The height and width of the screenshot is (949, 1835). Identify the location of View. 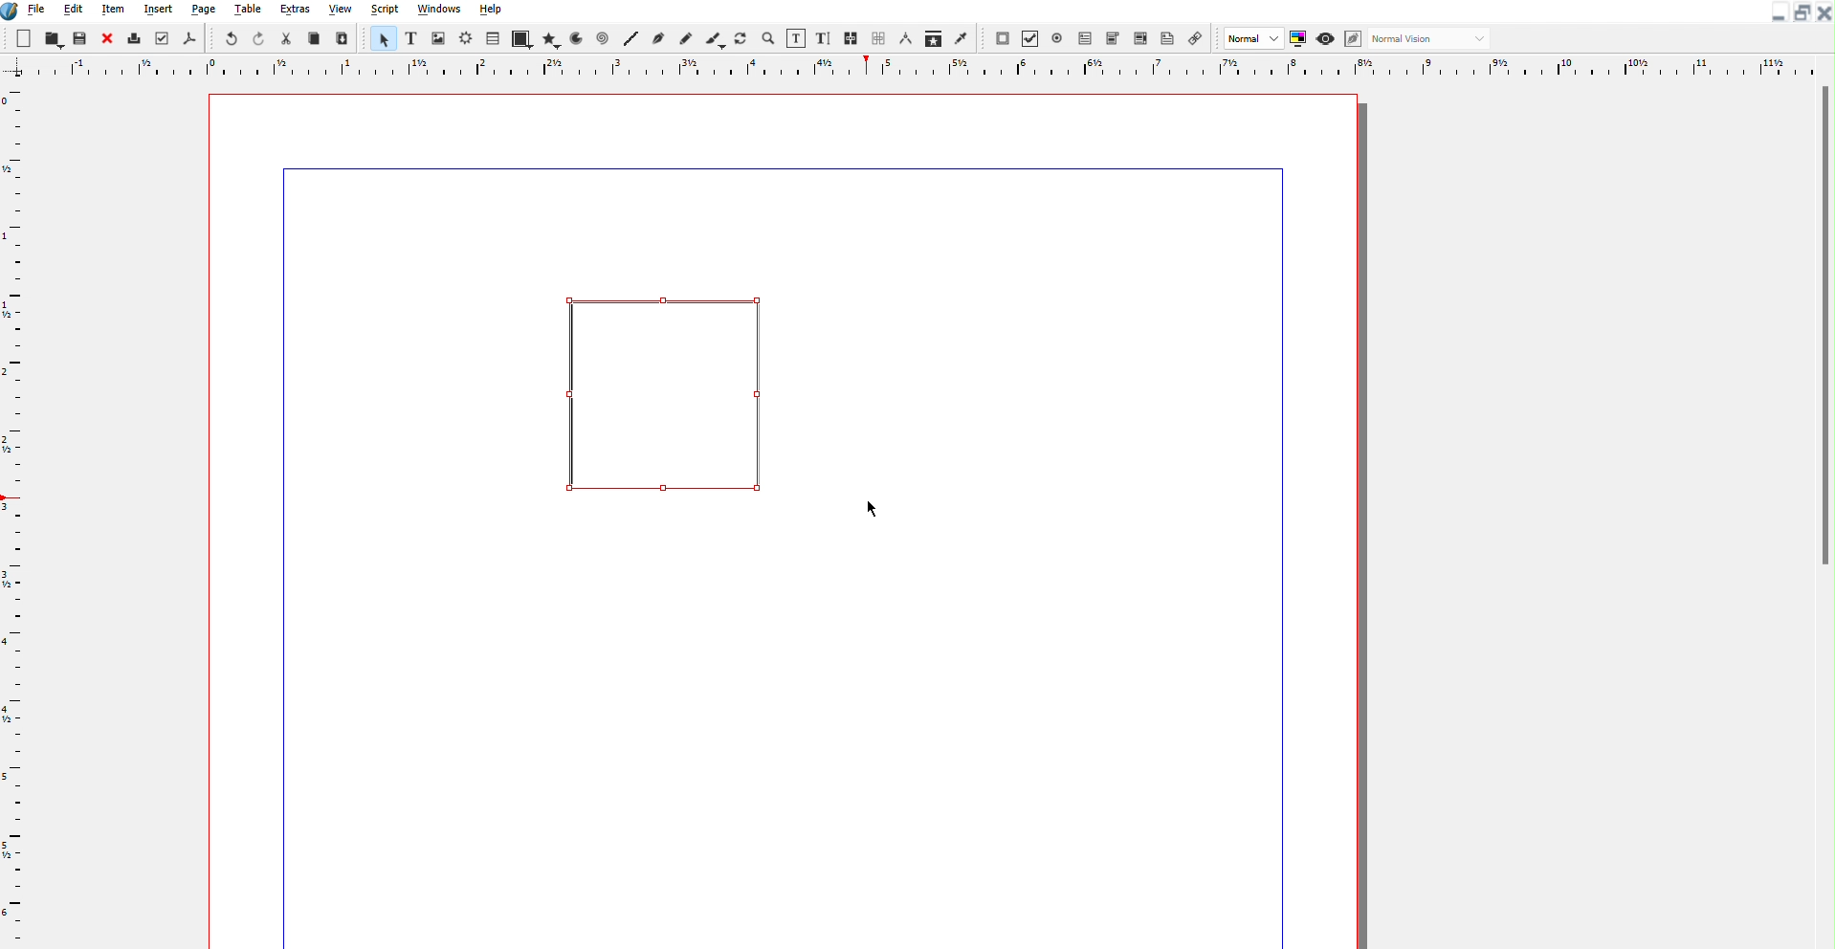
(339, 11).